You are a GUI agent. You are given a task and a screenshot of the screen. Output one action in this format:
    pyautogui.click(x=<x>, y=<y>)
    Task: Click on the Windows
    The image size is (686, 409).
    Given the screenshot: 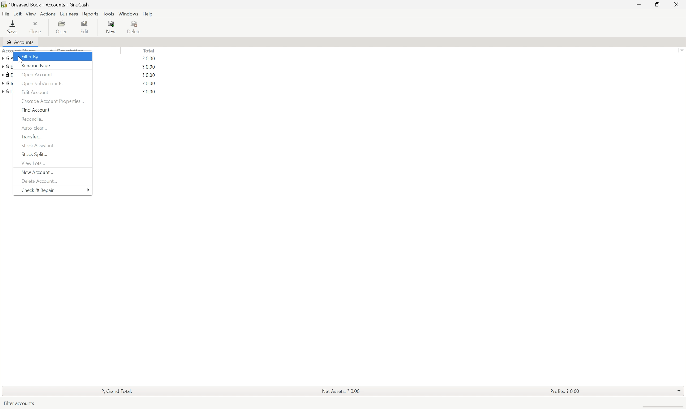 What is the action you would take?
    pyautogui.click(x=129, y=14)
    